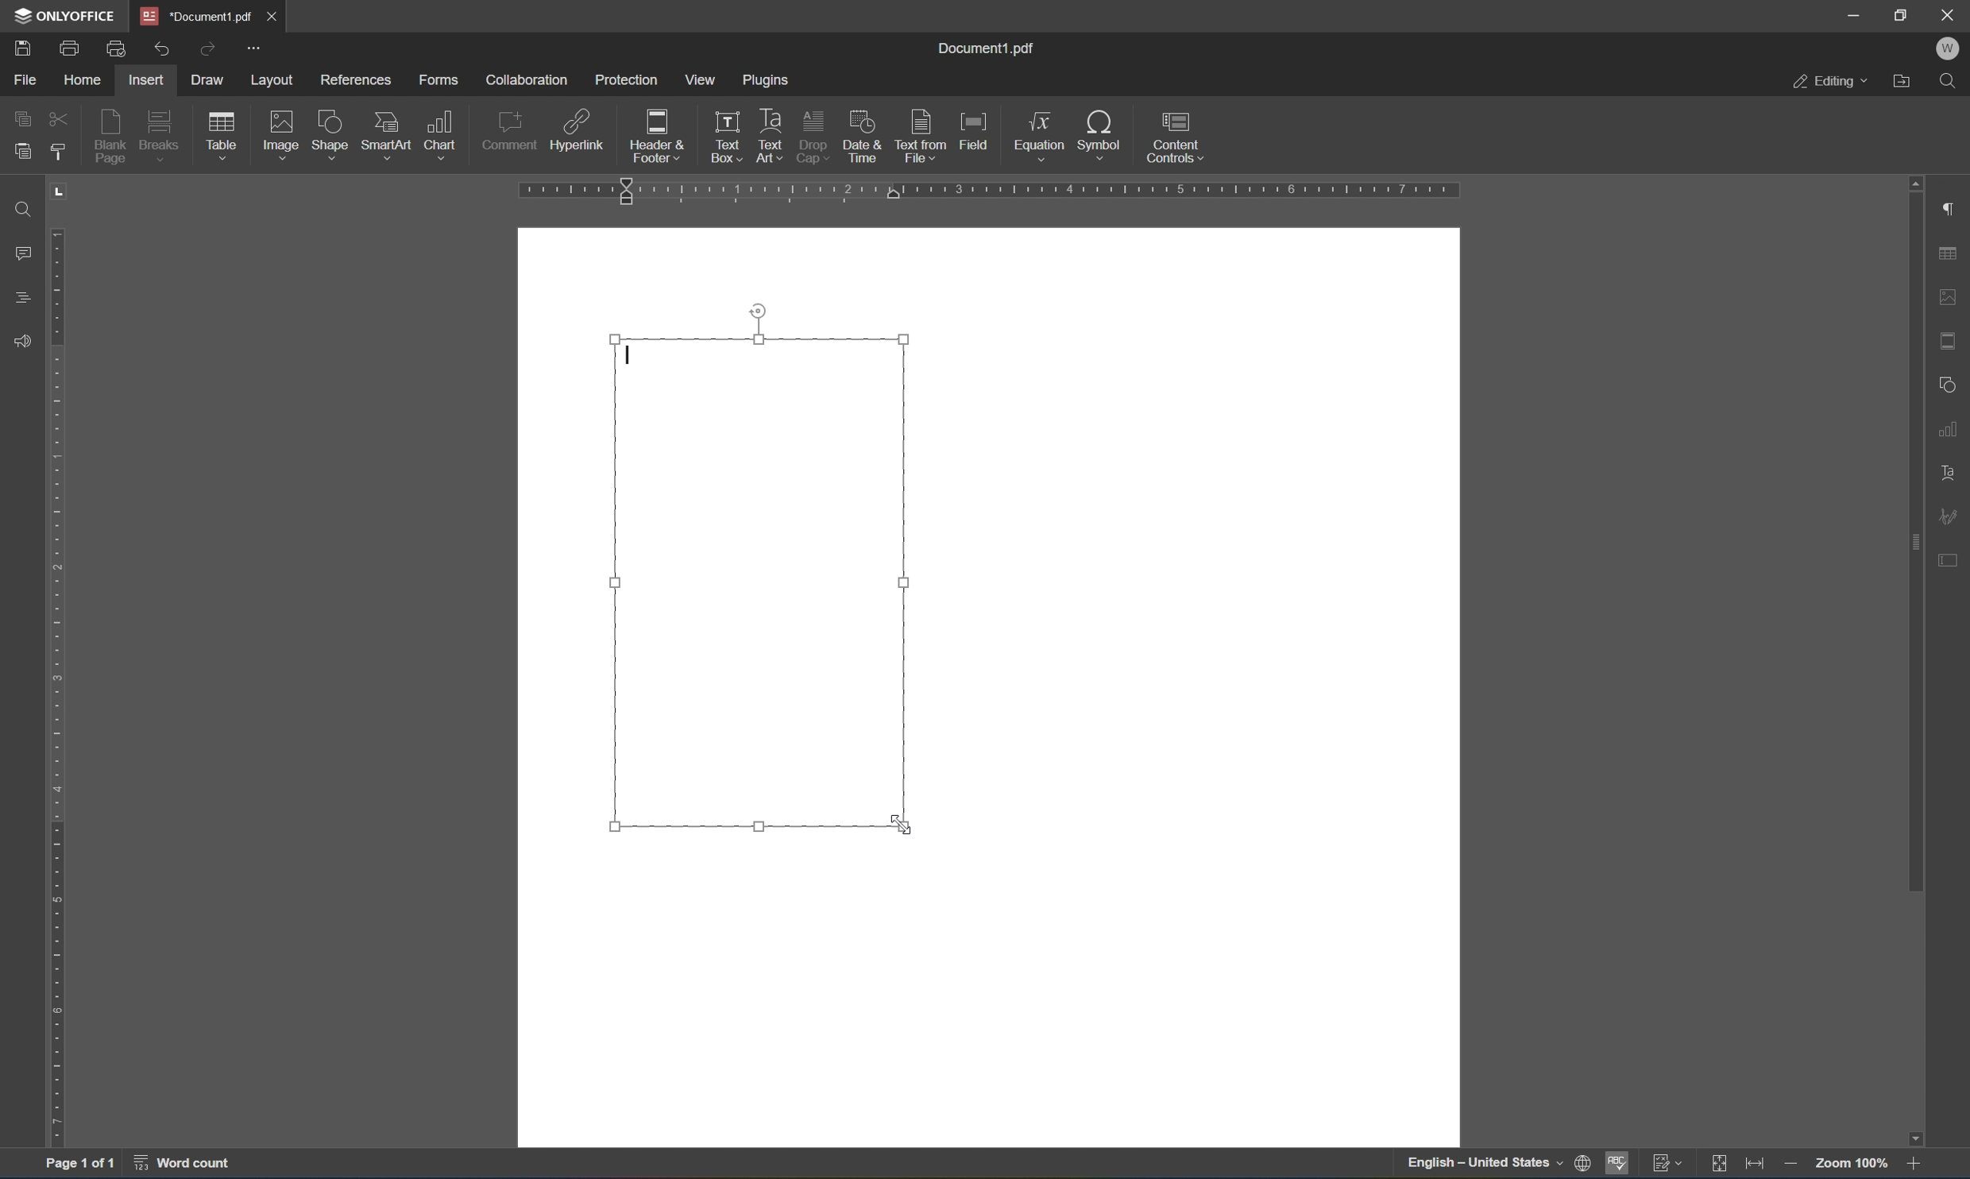  What do you see at coordinates (923, 136) in the screenshot?
I see `text from file` at bounding box center [923, 136].